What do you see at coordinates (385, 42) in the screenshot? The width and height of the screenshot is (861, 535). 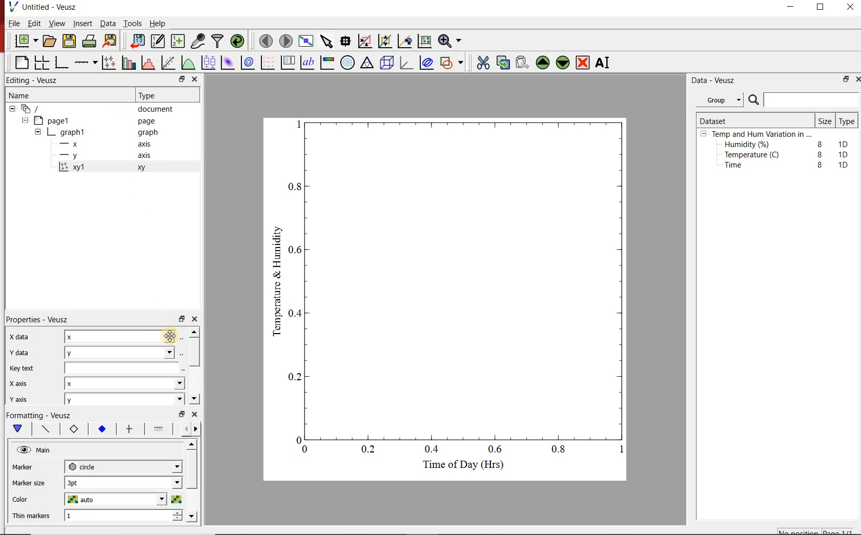 I see `click to zoom out of graph axes` at bounding box center [385, 42].